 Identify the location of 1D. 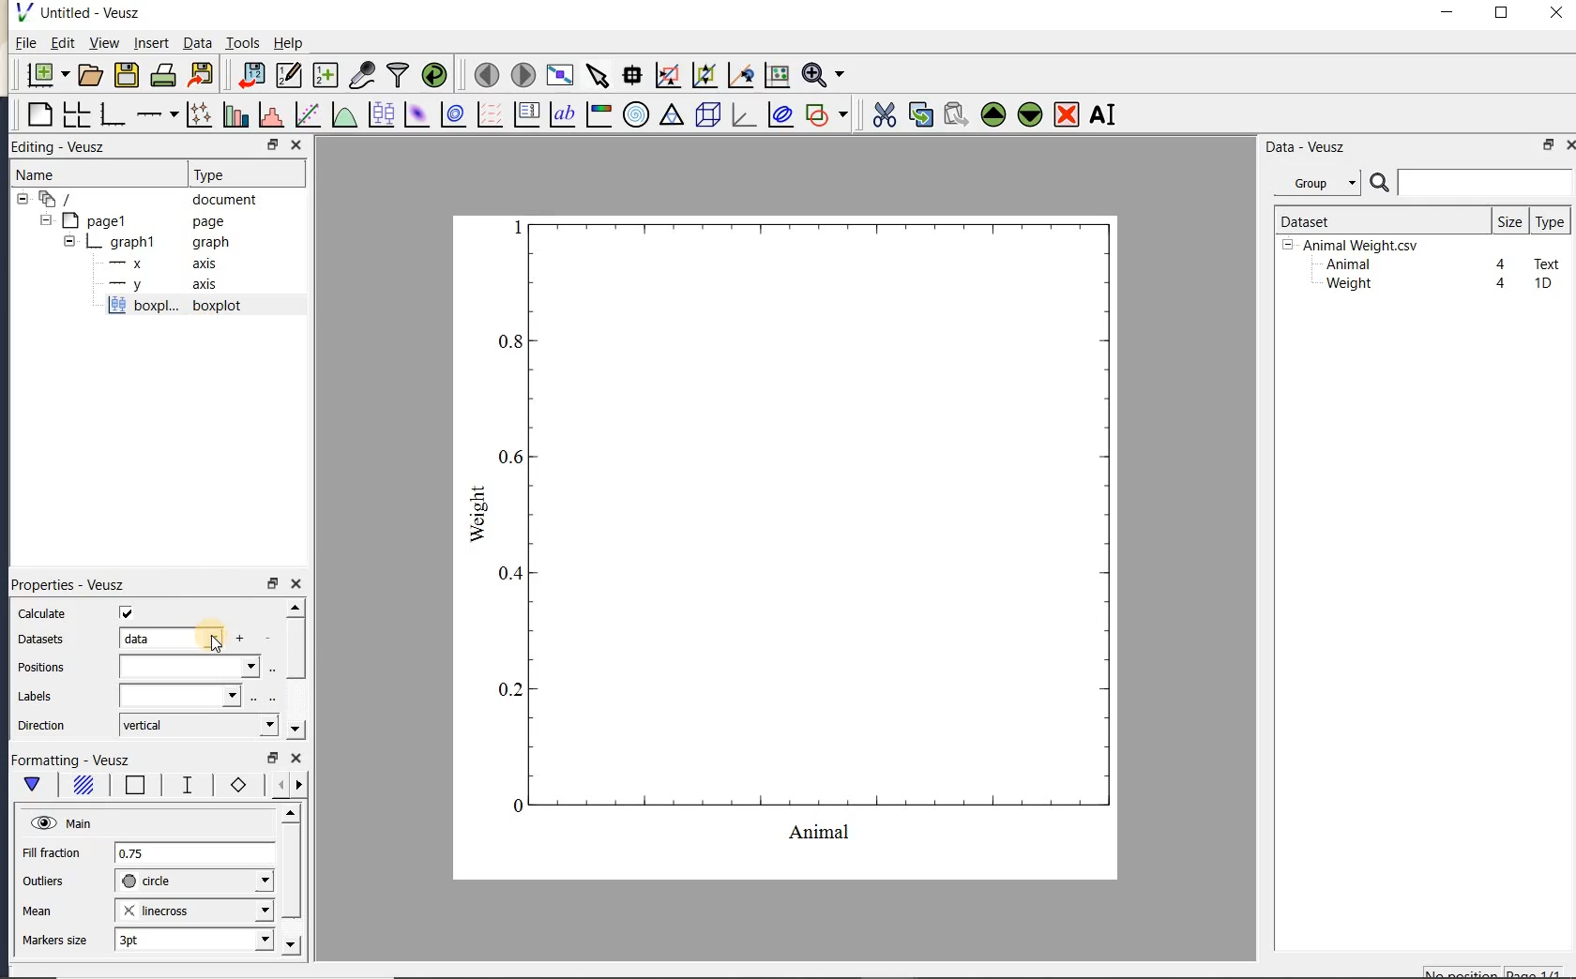
(1542, 283).